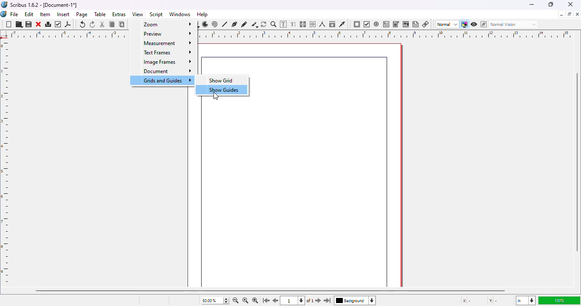 This screenshot has height=306, width=581. What do you see at coordinates (164, 52) in the screenshot?
I see `text frames` at bounding box center [164, 52].